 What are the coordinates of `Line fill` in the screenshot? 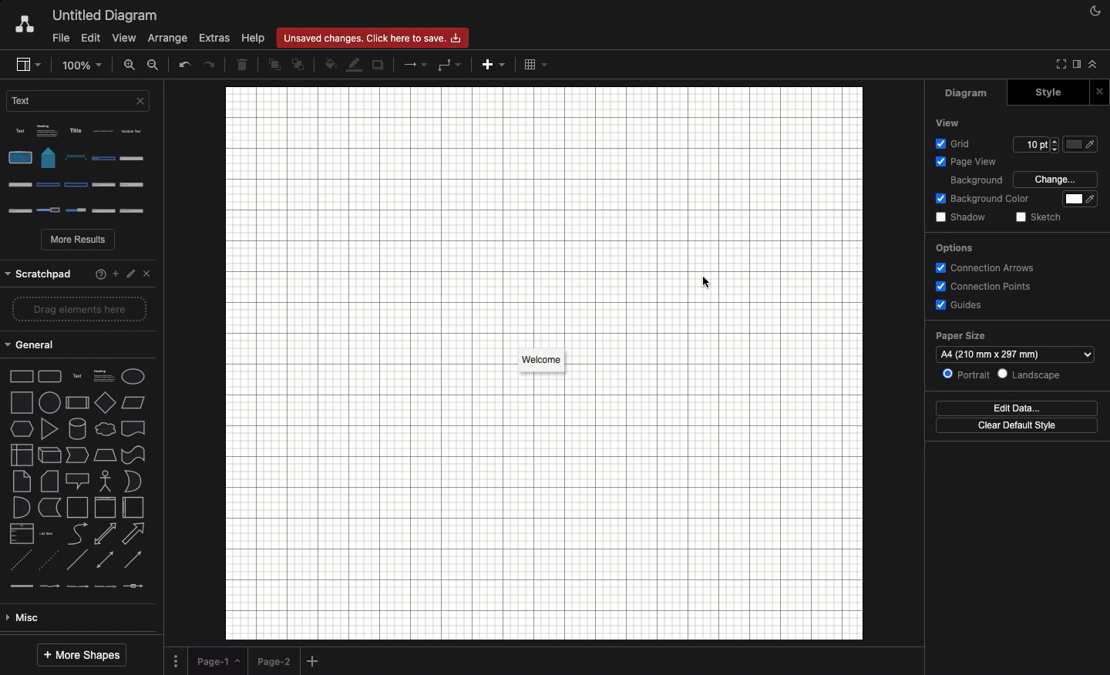 It's located at (355, 64).